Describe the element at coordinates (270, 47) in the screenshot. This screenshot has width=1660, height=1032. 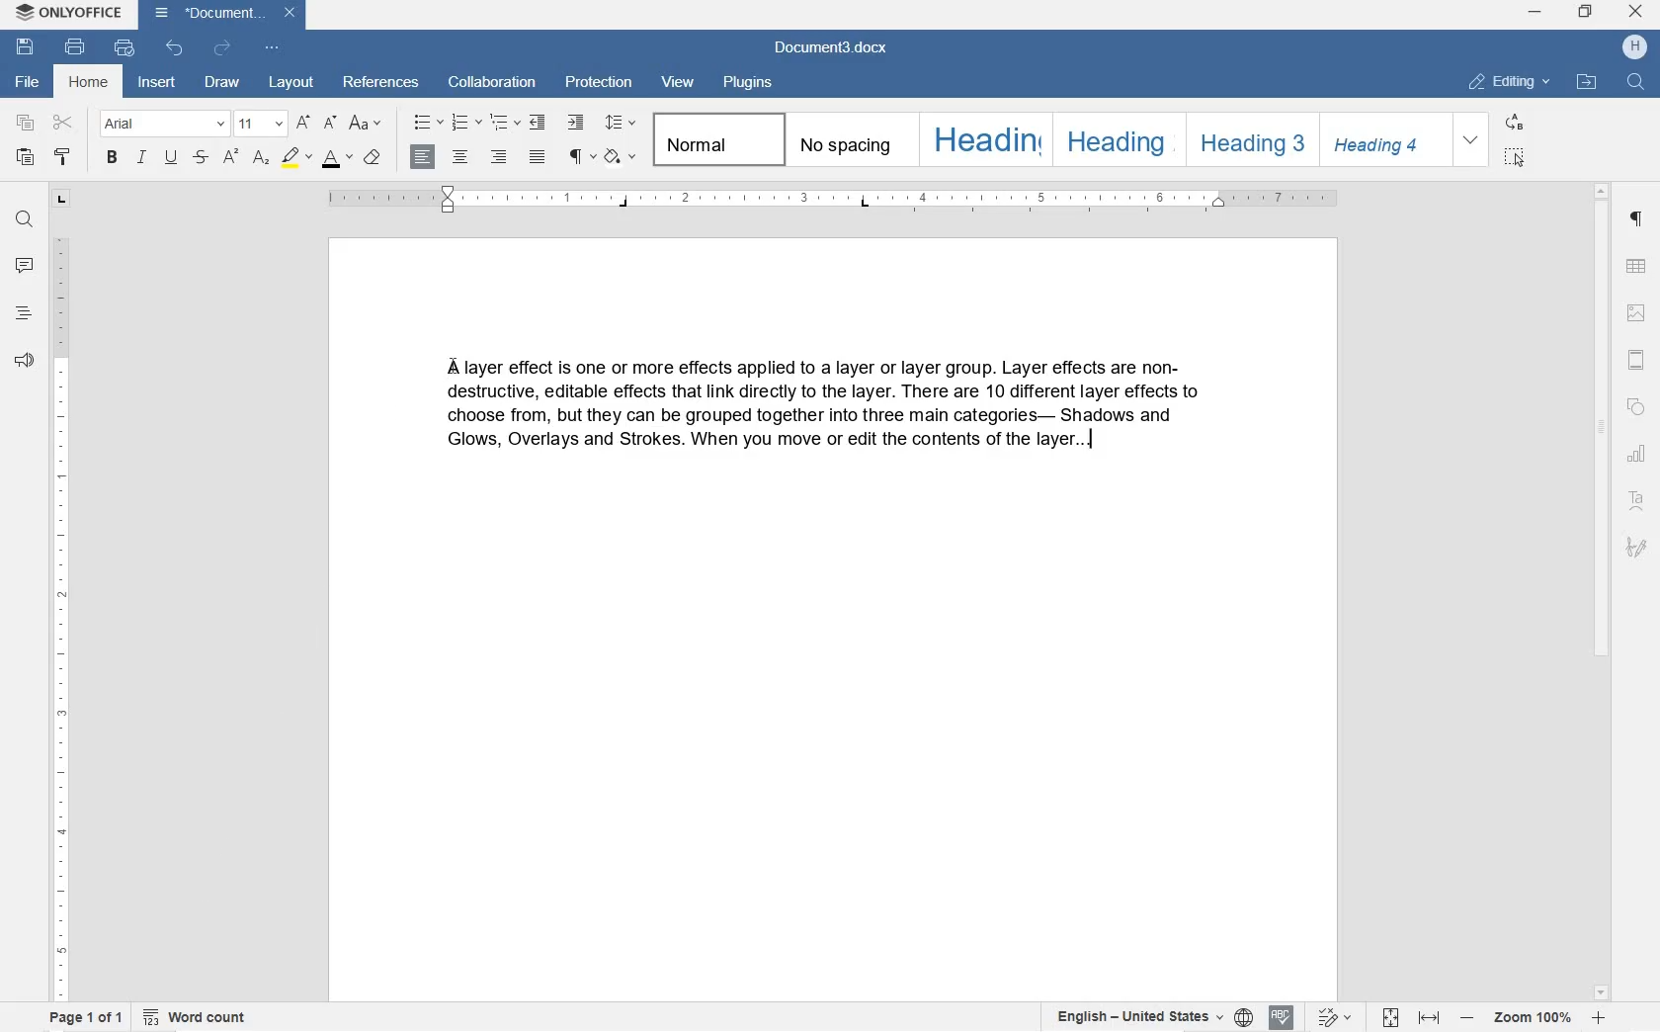
I see `CUSTOMIZE QUICK ACCESS TOOLBAR` at that location.